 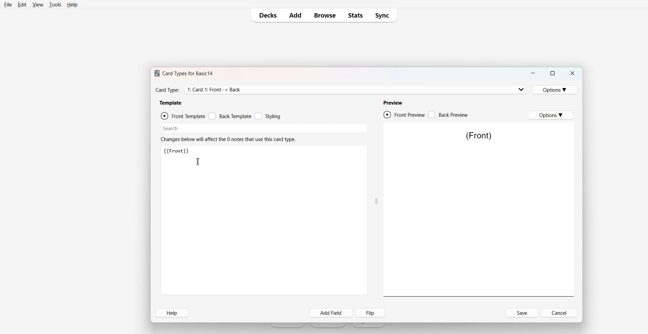 I want to click on Drag handle, so click(x=377, y=201).